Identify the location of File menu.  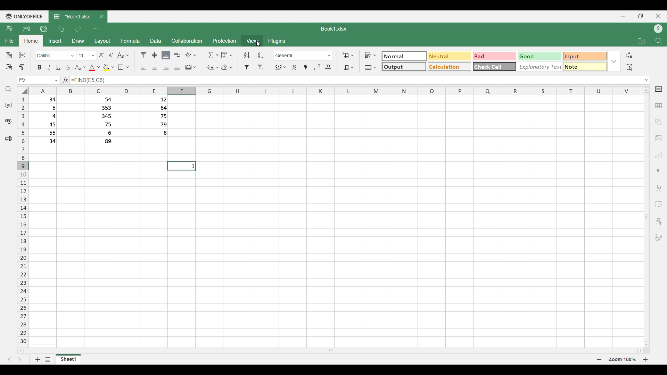
(10, 41).